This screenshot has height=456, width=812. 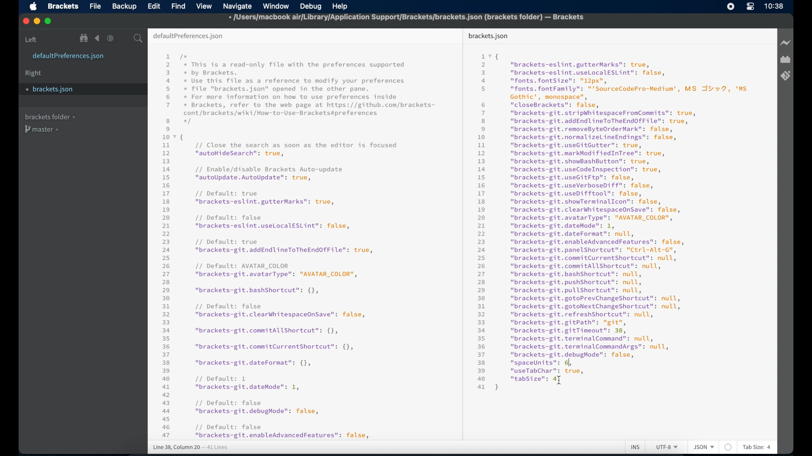 What do you see at coordinates (635, 448) in the screenshot?
I see `ins` at bounding box center [635, 448].